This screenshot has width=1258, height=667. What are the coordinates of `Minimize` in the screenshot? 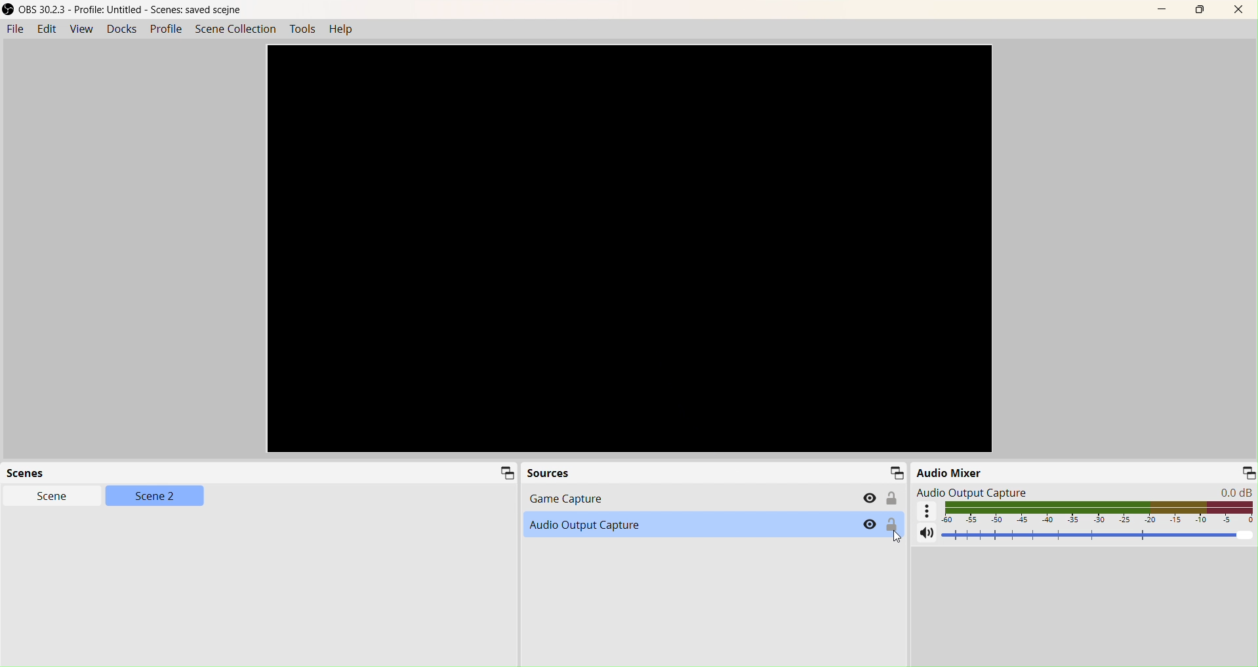 It's located at (1166, 10).